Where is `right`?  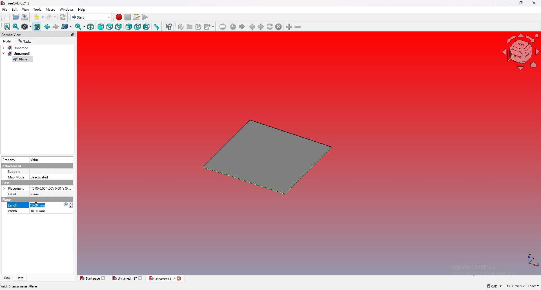 right is located at coordinates (118, 27).